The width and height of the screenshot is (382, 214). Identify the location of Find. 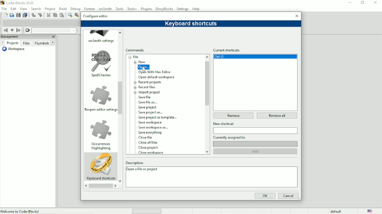
(70, 15).